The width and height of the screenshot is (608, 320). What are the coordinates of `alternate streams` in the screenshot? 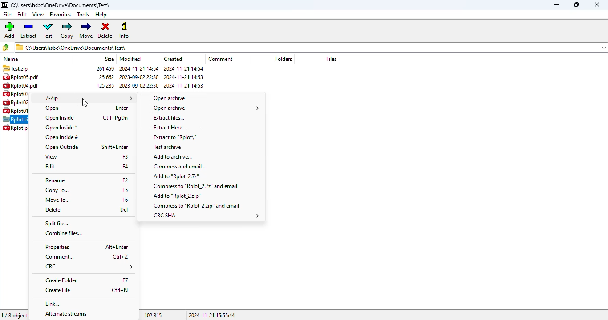 It's located at (65, 314).